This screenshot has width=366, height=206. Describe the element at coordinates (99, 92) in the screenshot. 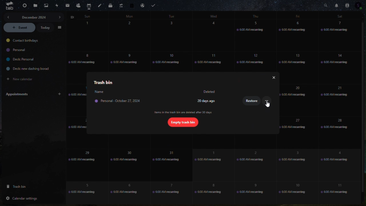

I see `John Smith` at that location.